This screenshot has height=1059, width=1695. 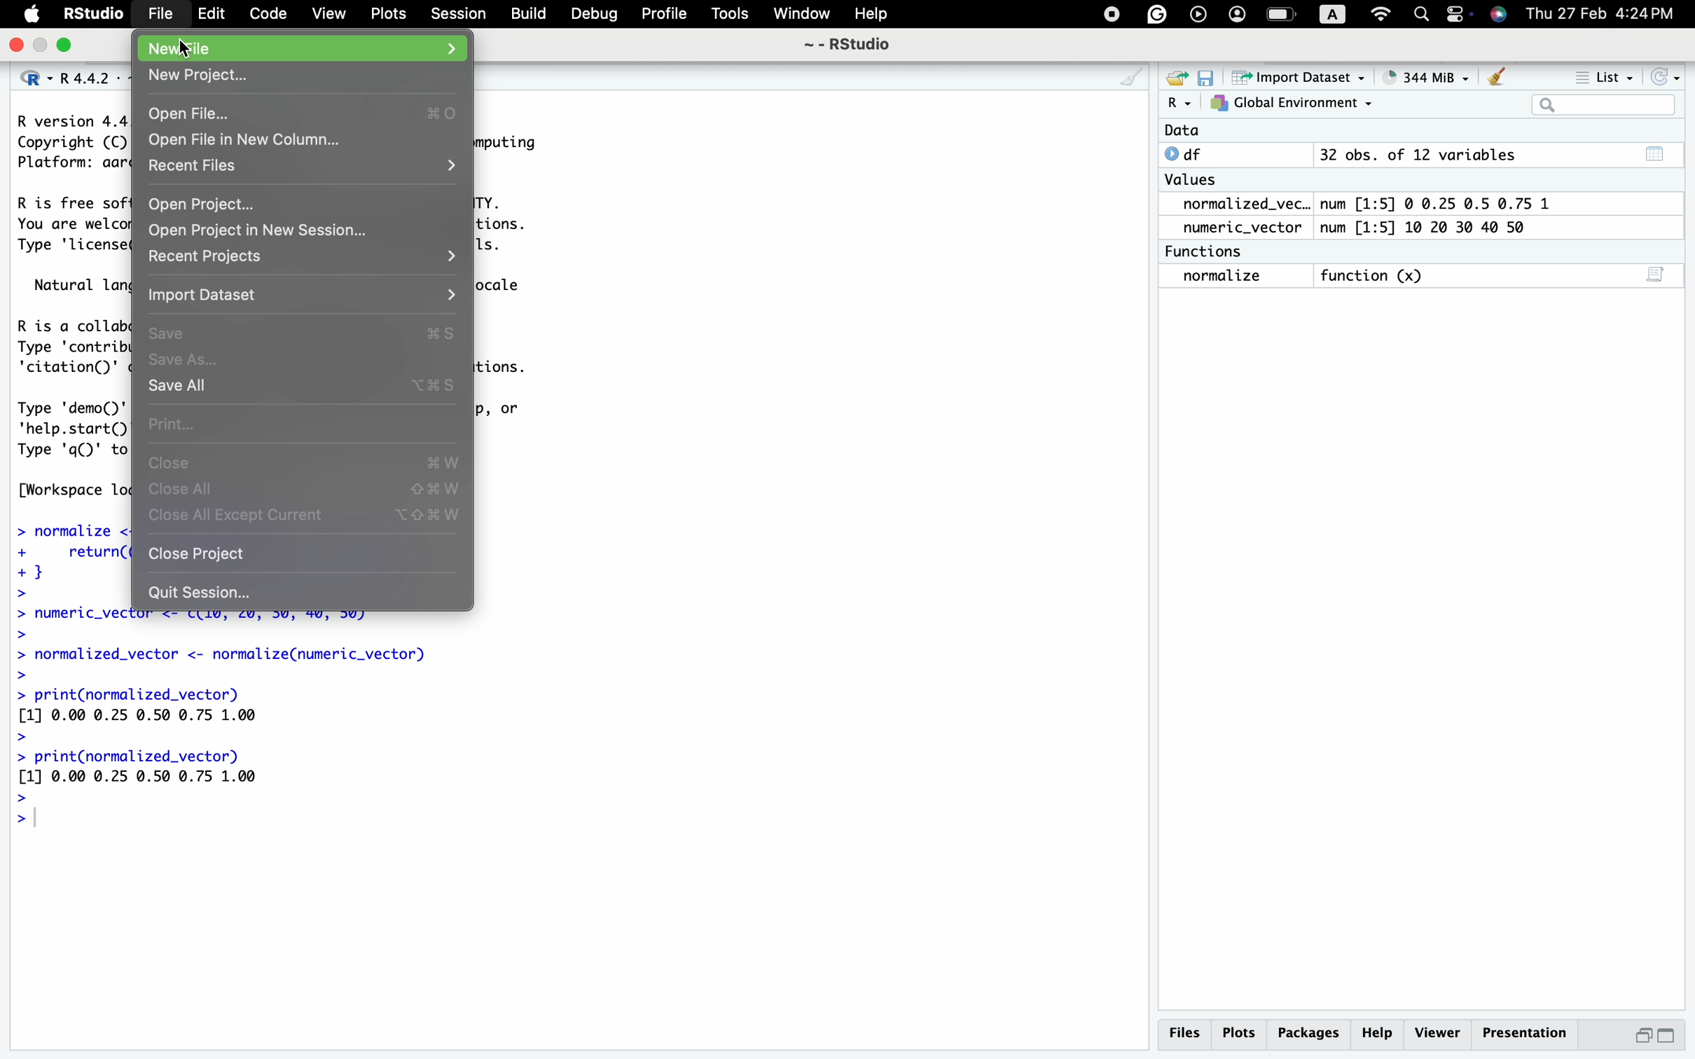 What do you see at coordinates (1454, 16) in the screenshot?
I see `screen mirroring` at bounding box center [1454, 16].